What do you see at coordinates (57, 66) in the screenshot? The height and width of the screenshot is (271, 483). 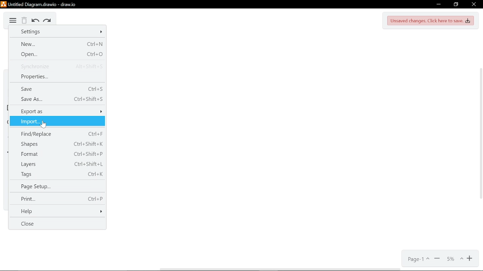 I see `synchronize` at bounding box center [57, 66].